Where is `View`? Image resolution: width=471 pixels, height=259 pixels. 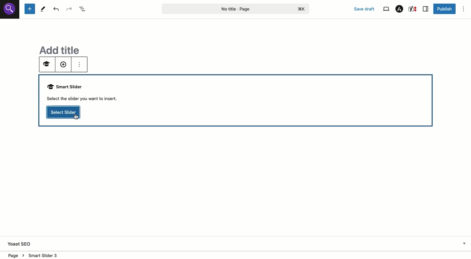 View is located at coordinates (386, 9).